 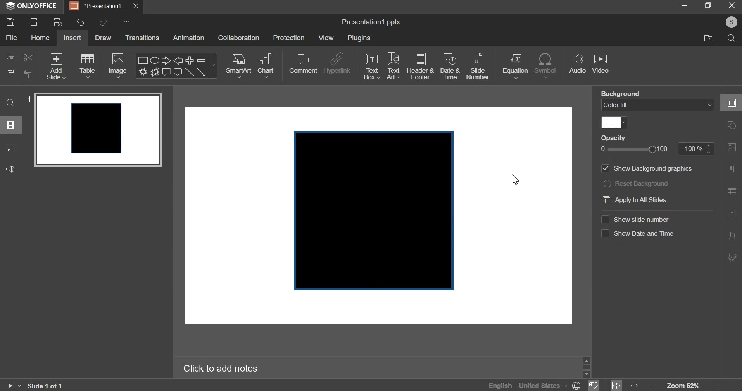 What do you see at coordinates (155, 60) in the screenshot?
I see `Circles` at bounding box center [155, 60].